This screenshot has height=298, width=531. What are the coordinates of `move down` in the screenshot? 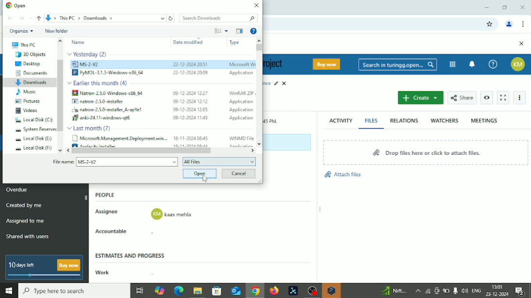 It's located at (260, 144).